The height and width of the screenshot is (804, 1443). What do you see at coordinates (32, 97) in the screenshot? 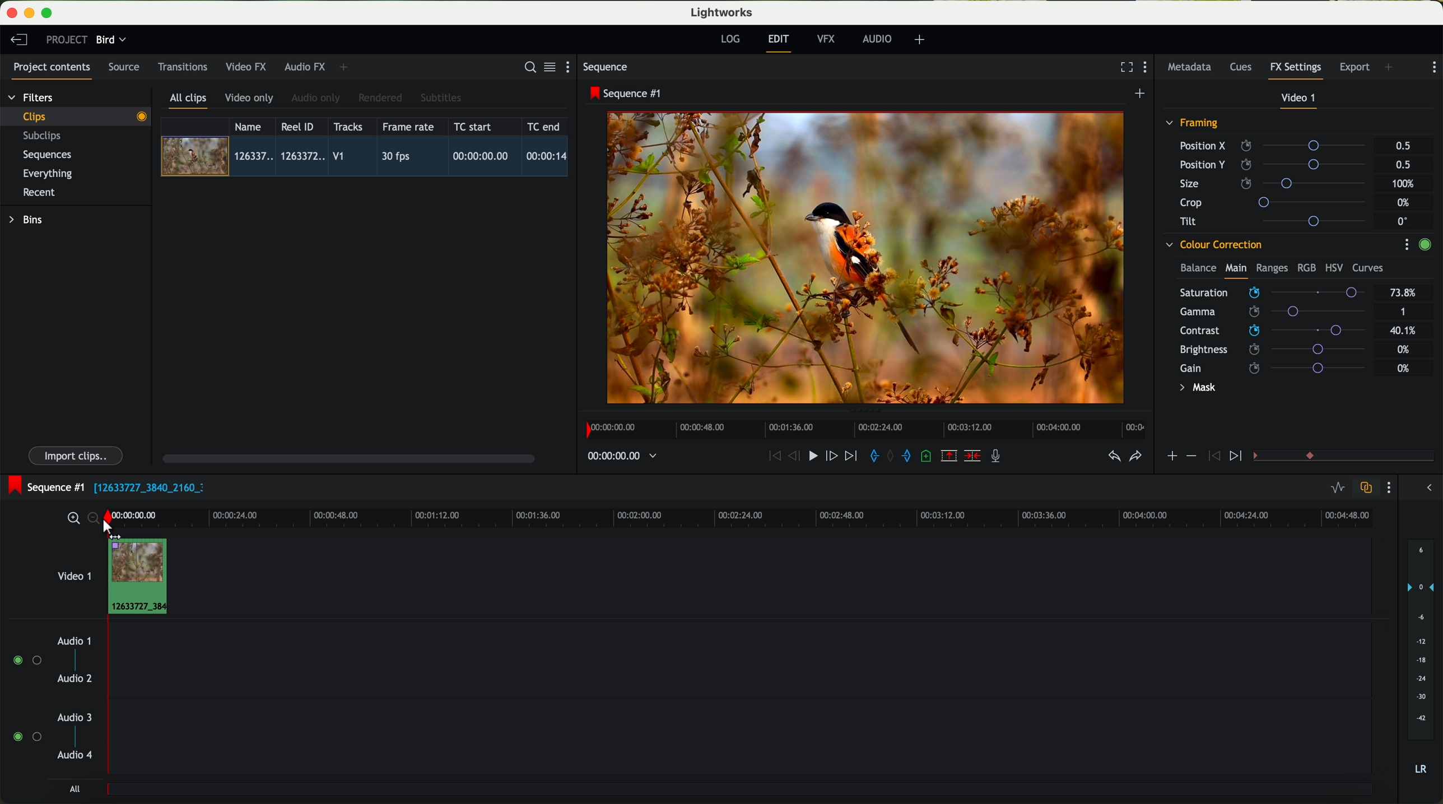
I see `filters` at bounding box center [32, 97].